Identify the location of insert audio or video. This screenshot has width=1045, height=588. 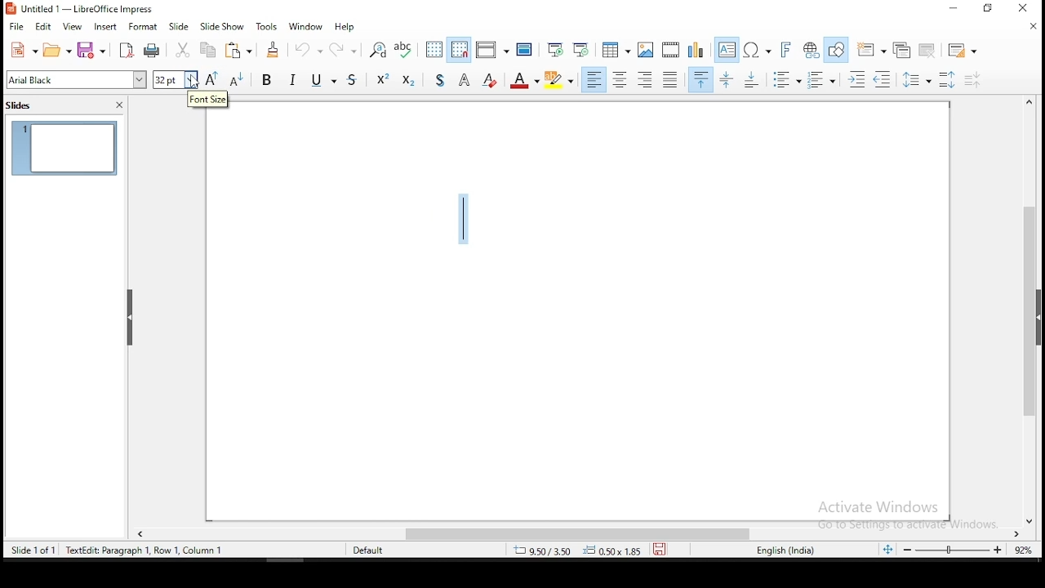
(672, 48).